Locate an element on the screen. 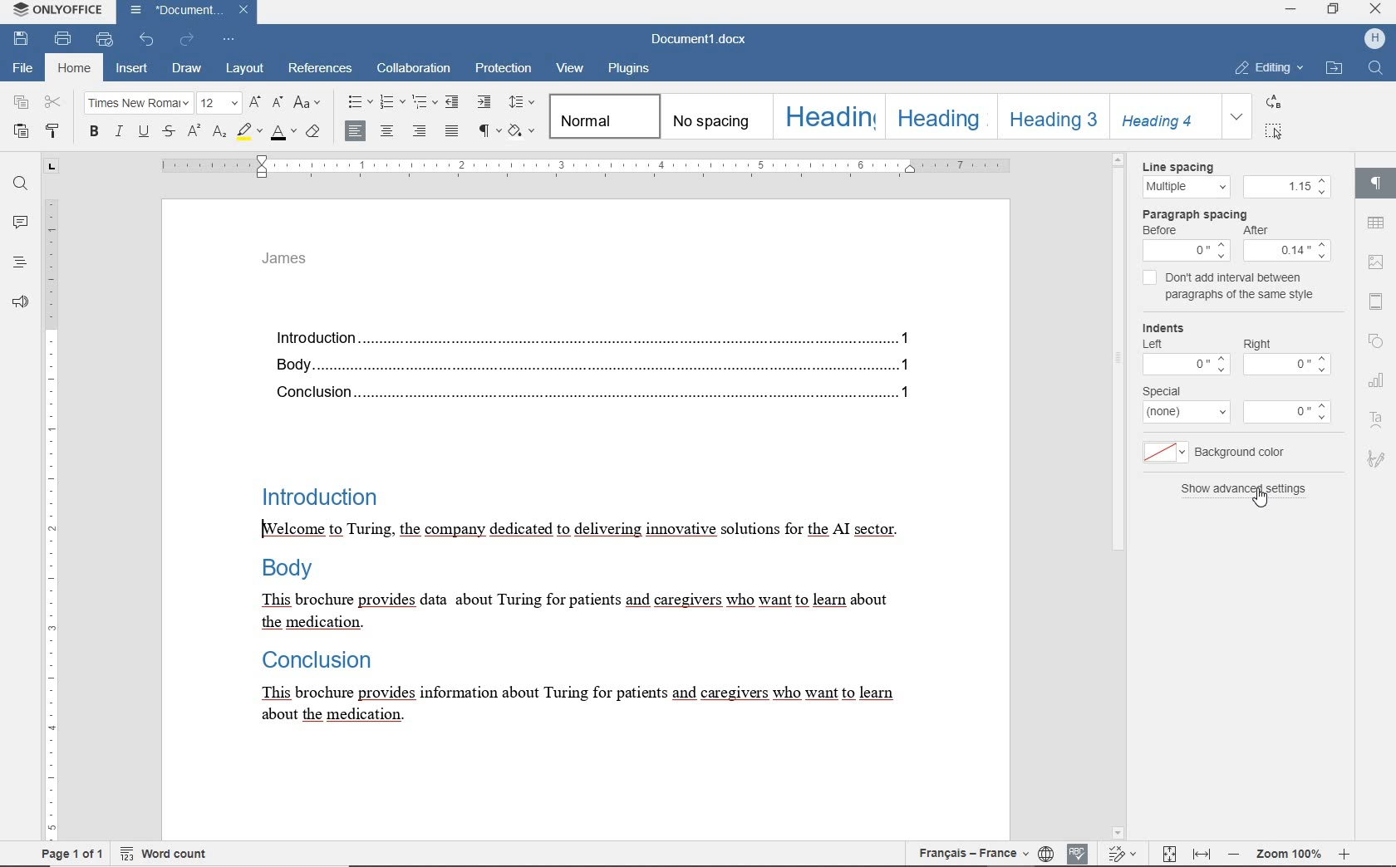  signature is located at coordinates (1379, 462).